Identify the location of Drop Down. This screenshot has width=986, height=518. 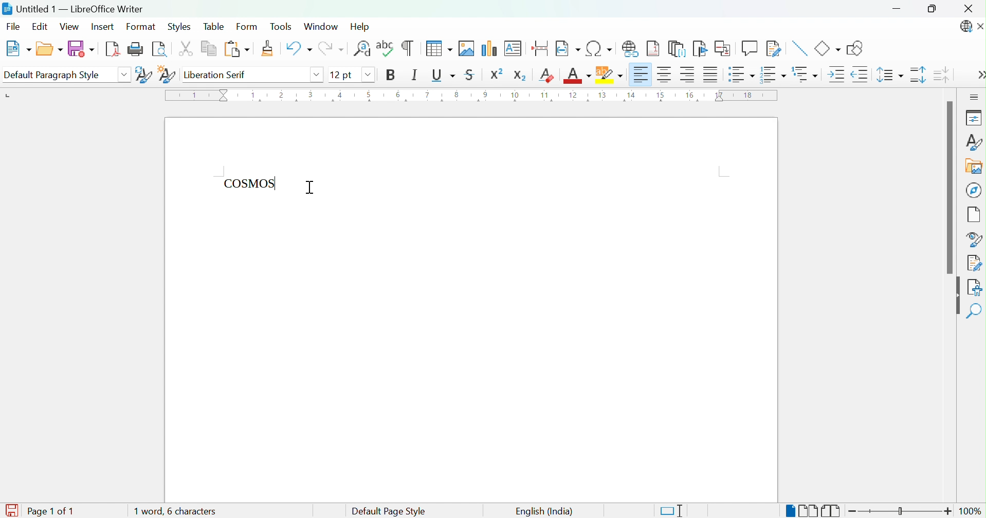
(124, 74).